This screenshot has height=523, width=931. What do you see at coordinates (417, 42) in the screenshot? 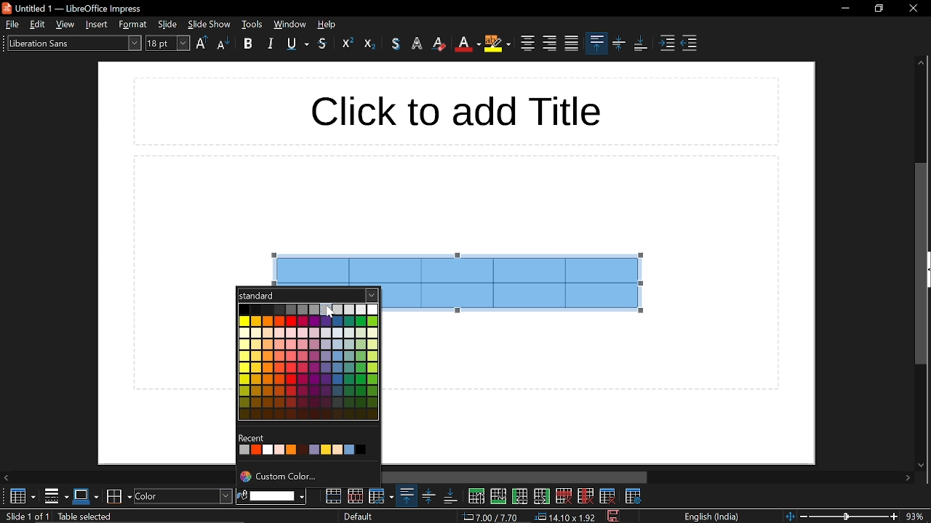
I see `highlight` at bounding box center [417, 42].